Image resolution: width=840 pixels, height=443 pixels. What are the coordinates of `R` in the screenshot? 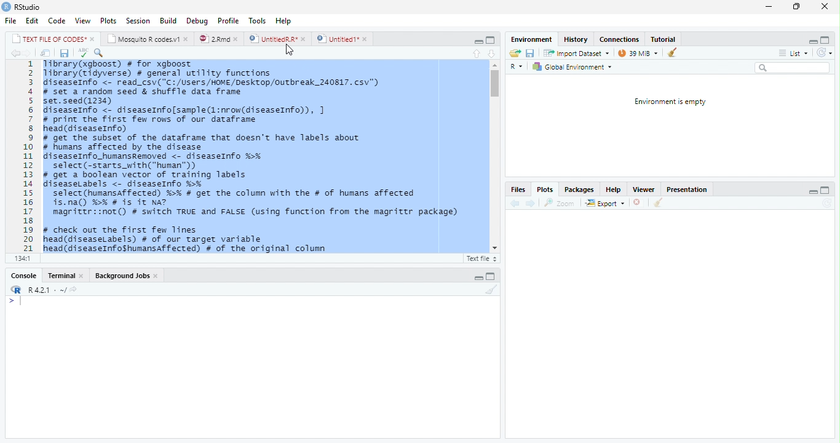 It's located at (517, 65).